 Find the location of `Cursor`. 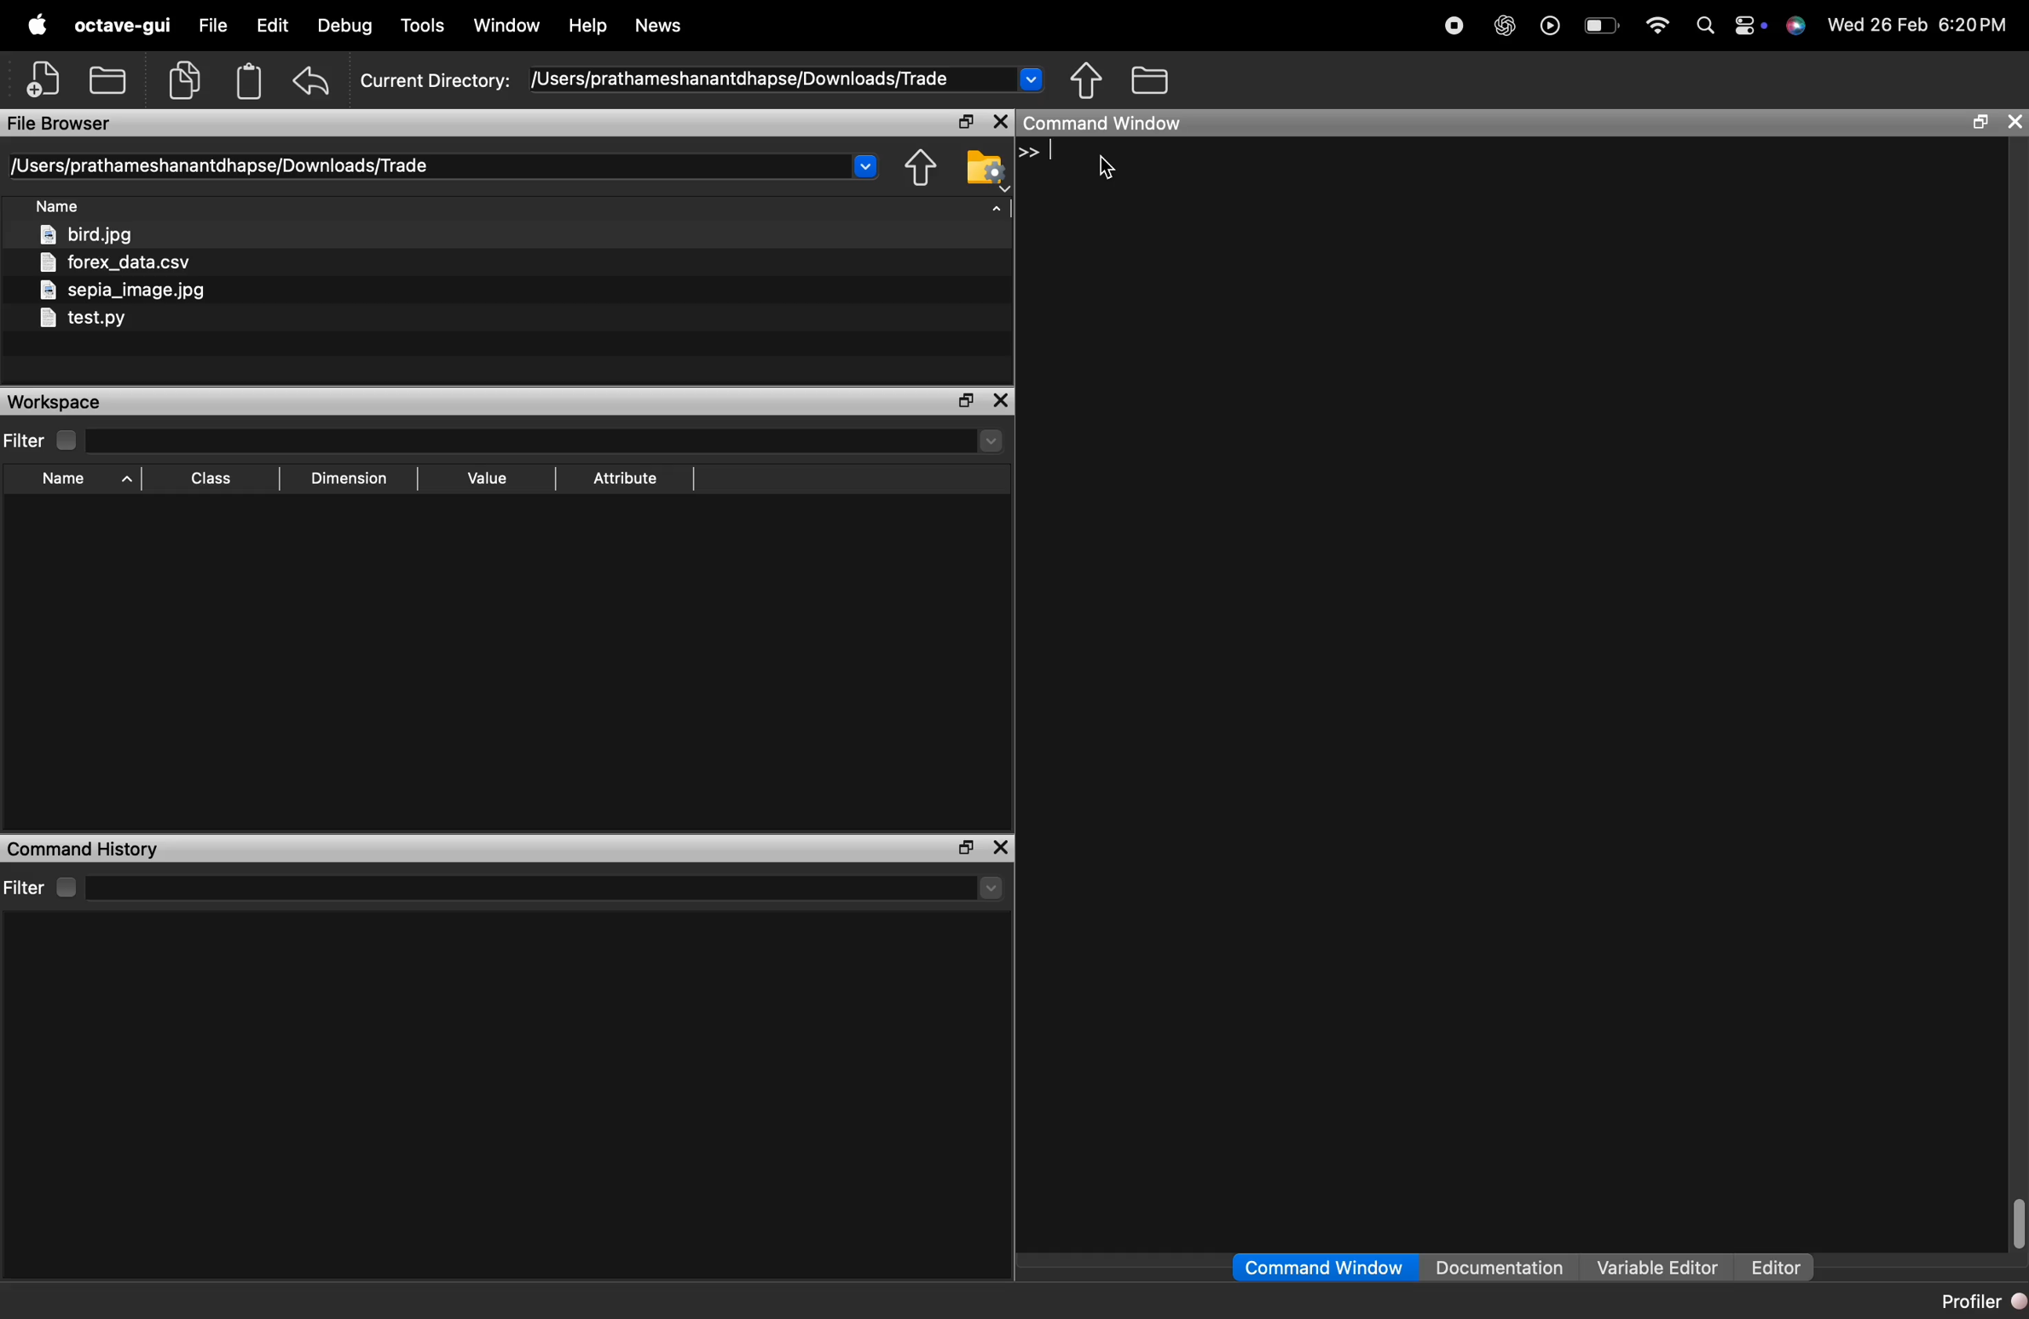

Cursor is located at coordinates (1104, 168).